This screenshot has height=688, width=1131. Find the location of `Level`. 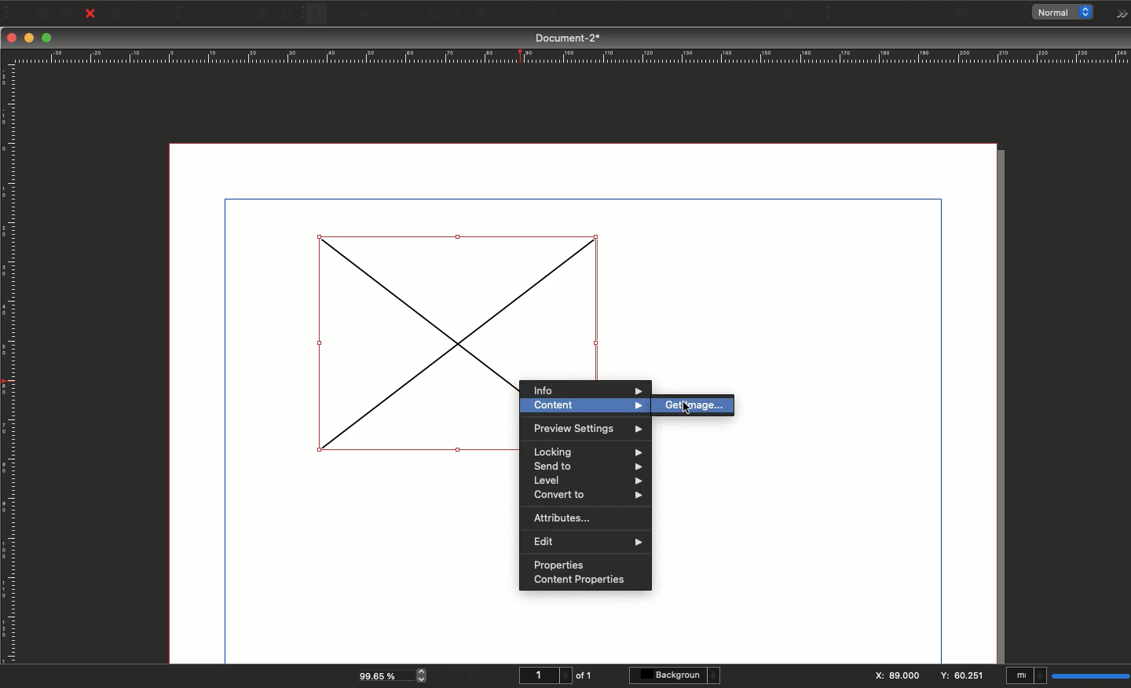

Level is located at coordinates (587, 481).